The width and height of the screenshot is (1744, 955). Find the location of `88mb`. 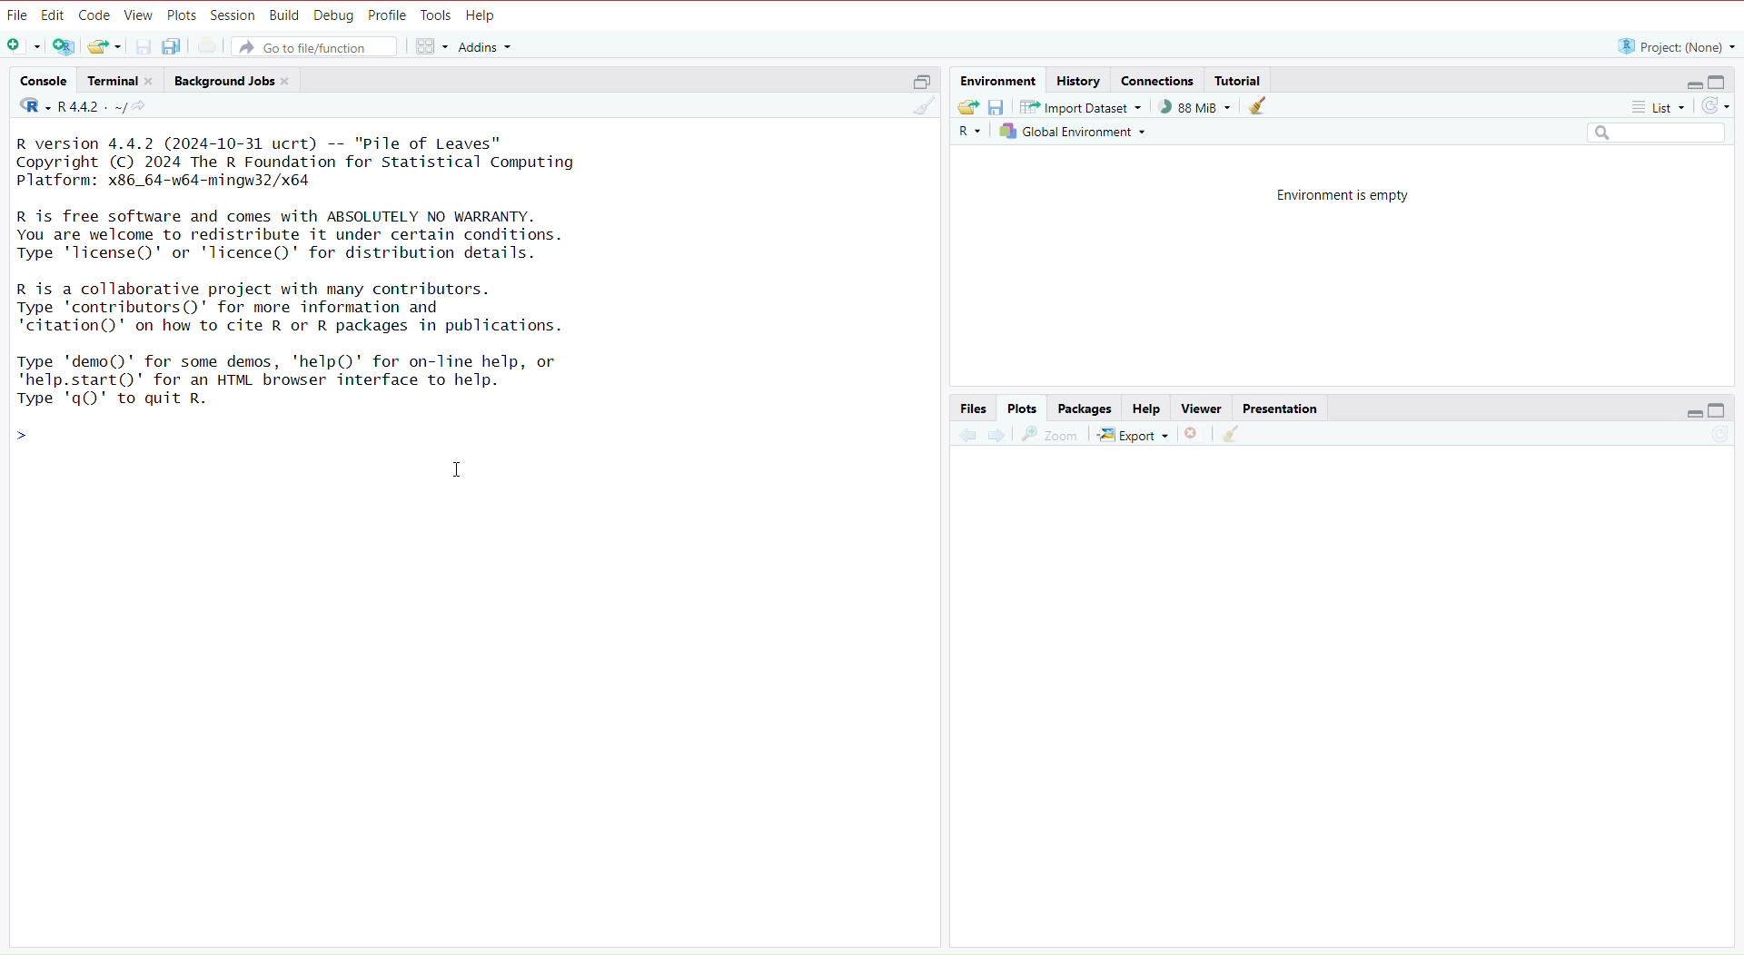

88mb is located at coordinates (1196, 107).